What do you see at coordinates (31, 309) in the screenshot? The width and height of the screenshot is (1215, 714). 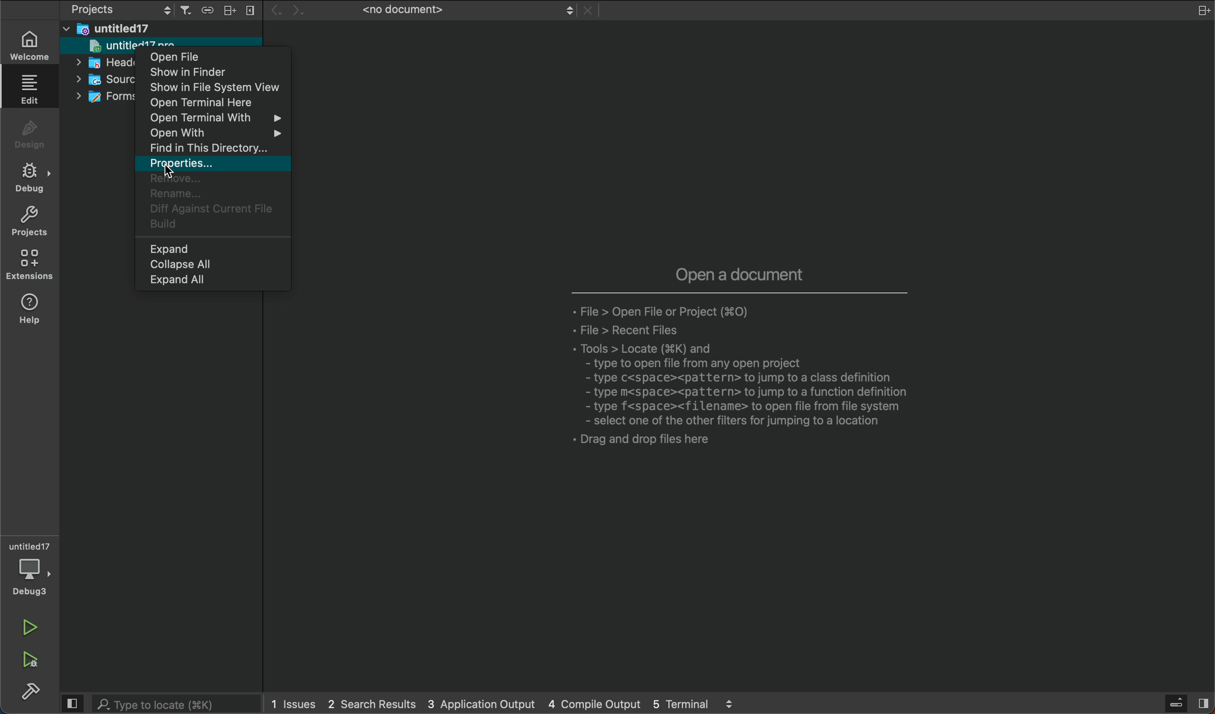 I see `help` at bounding box center [31, 309].